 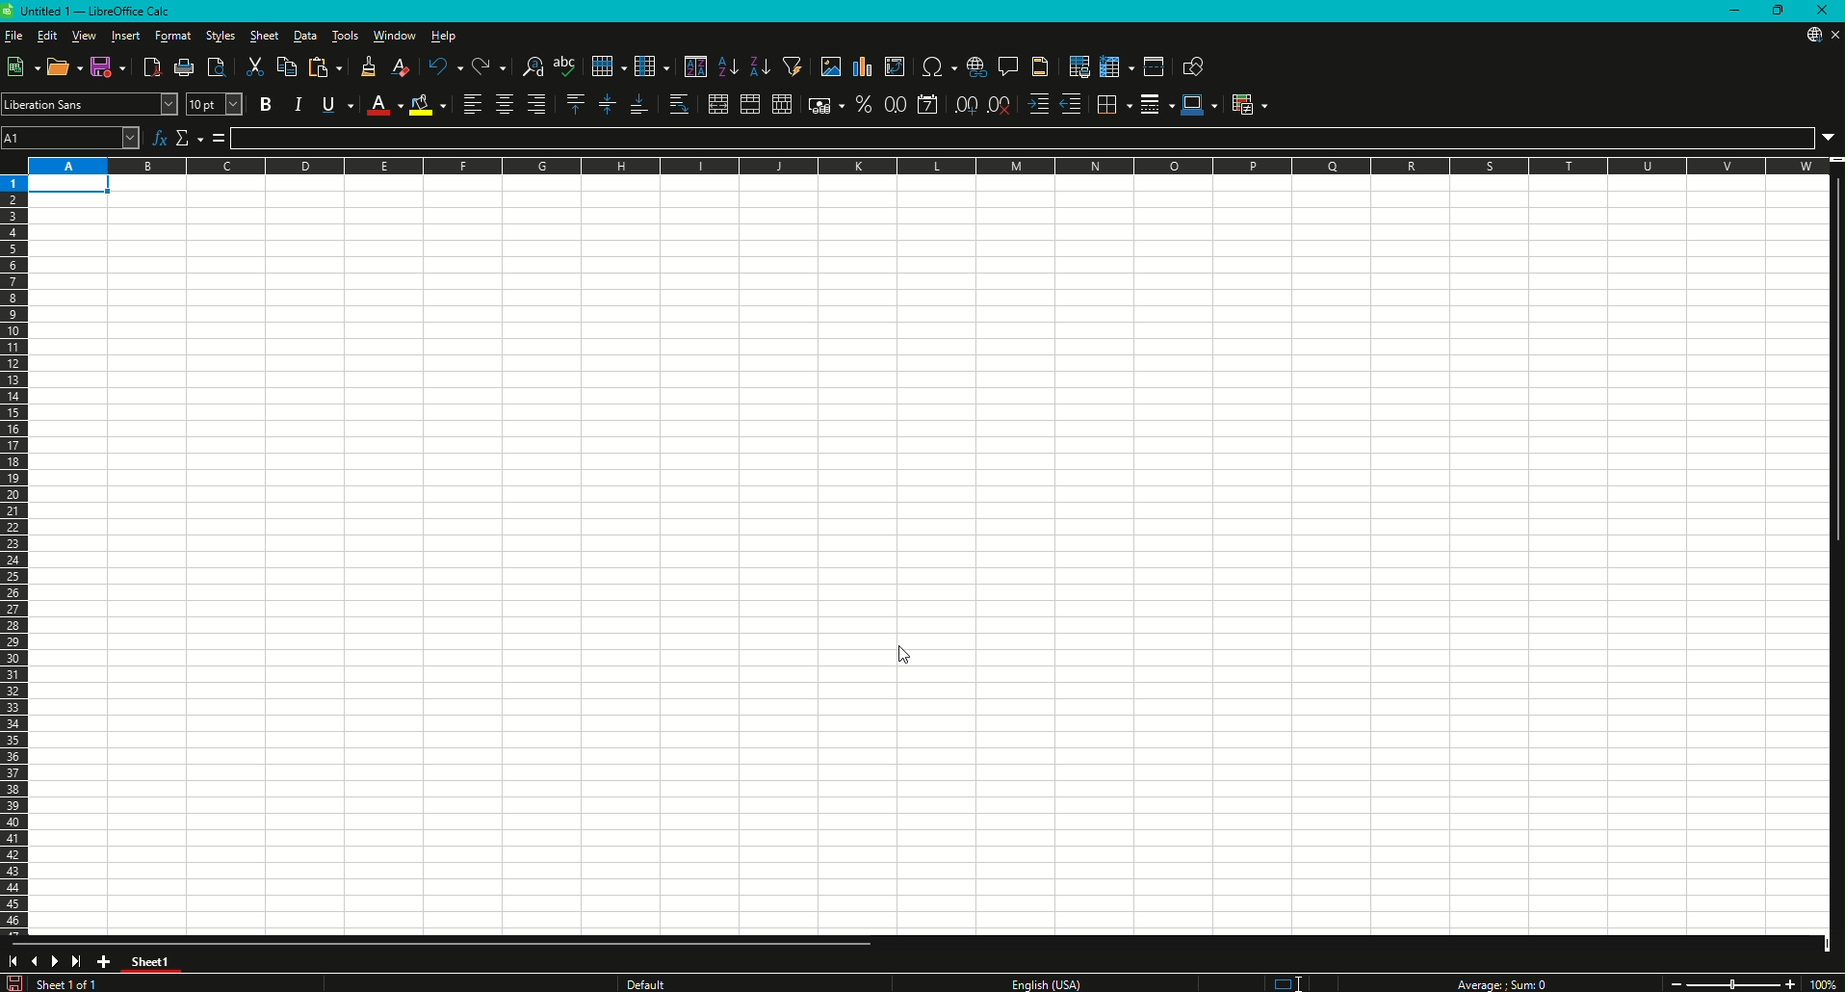 I want to click on Expand Formula Bar, so click(x=1829, y=139).